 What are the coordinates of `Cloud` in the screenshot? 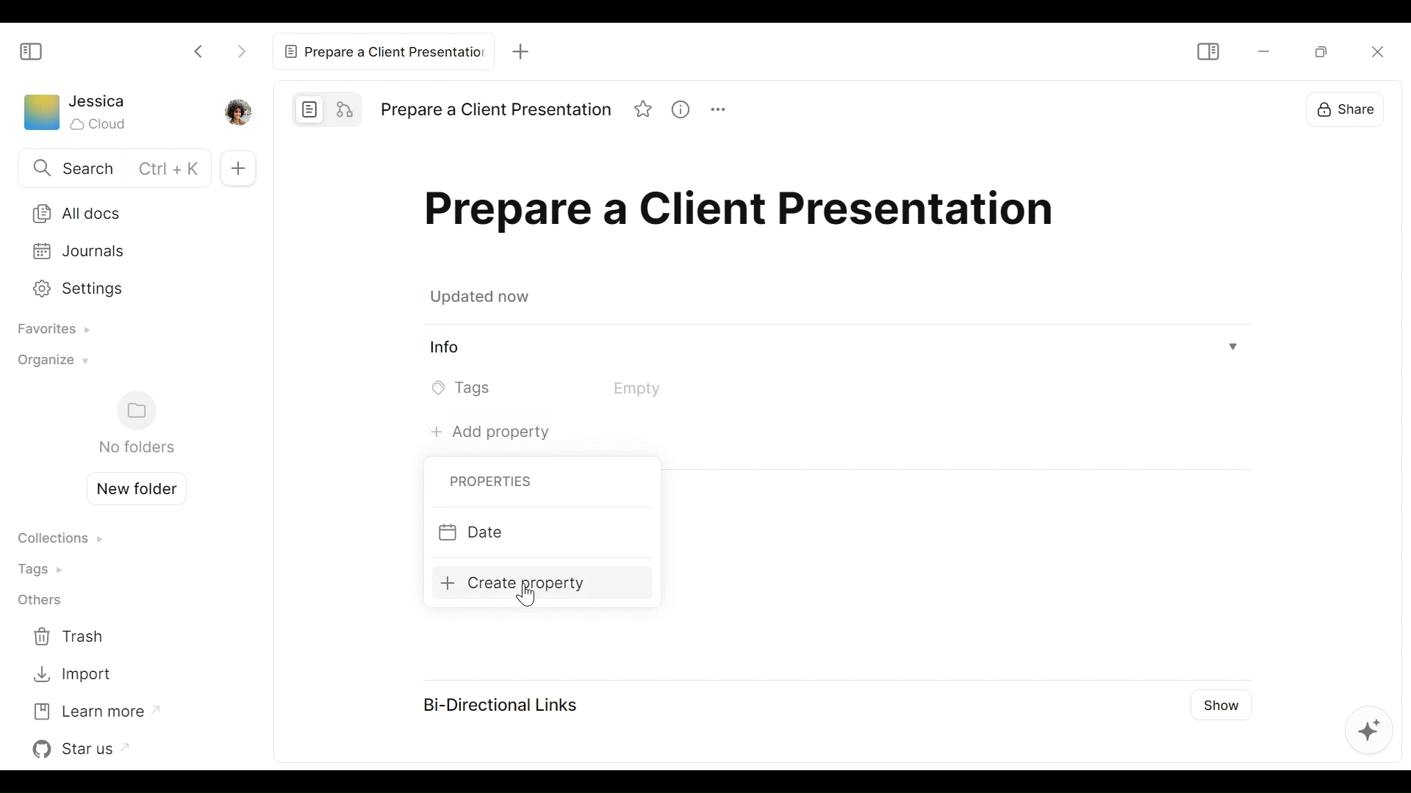 It's located at (100, 124).